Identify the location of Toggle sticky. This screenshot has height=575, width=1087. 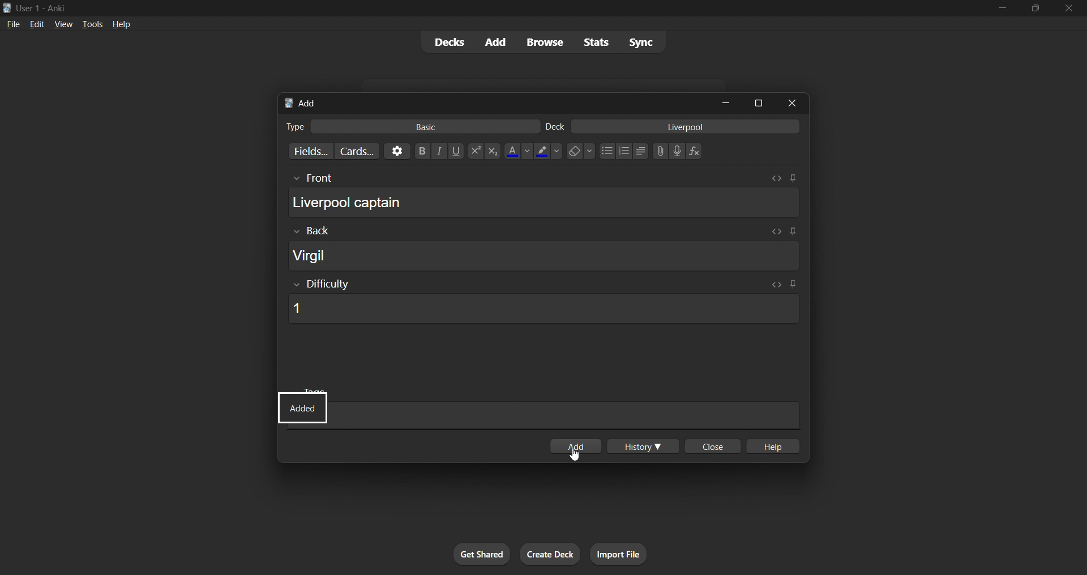
(793, 178).